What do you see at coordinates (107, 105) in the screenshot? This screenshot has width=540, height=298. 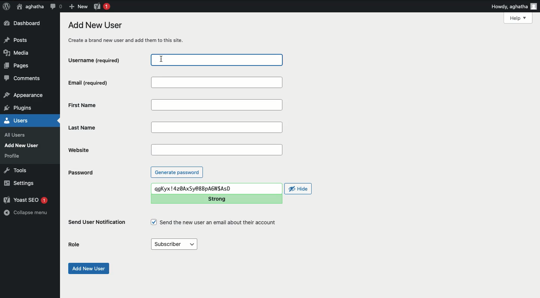 I see `First Name` at bounding box center [107, 105].